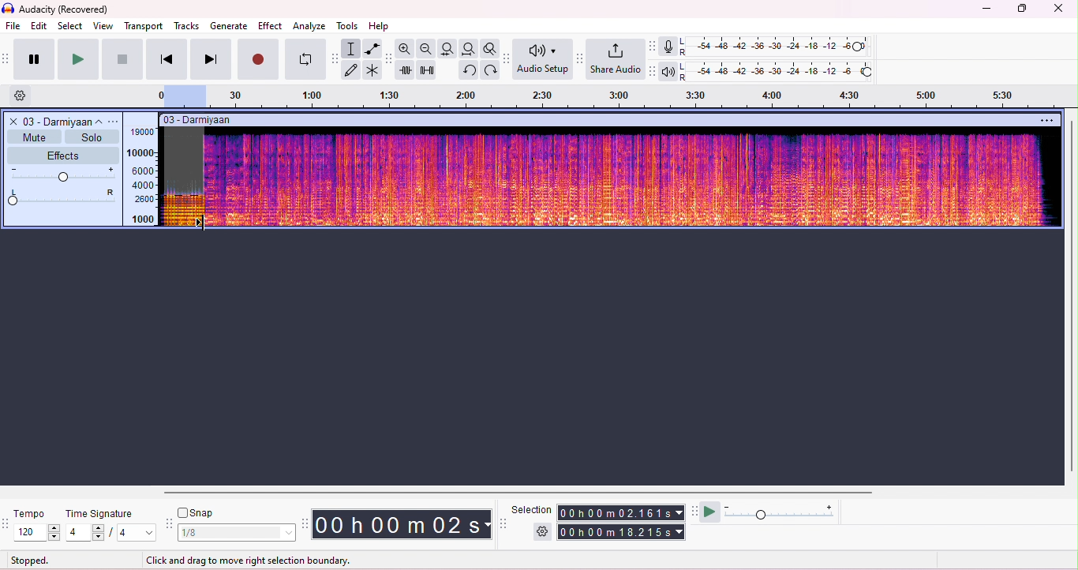 This screenshot has height=570, width=1078. What do you see at coordinates (103, 27) in the screenshot?
I see `view` at bounding box center [103, 27].